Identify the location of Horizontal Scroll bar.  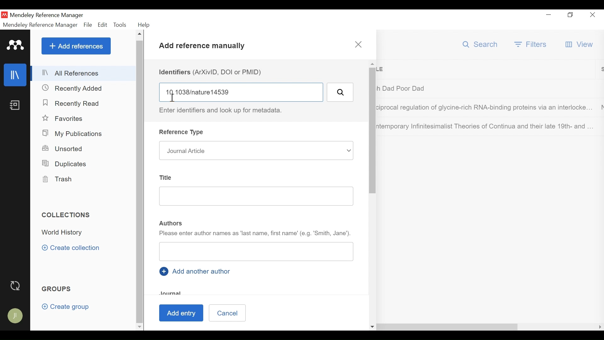
(338, 327).